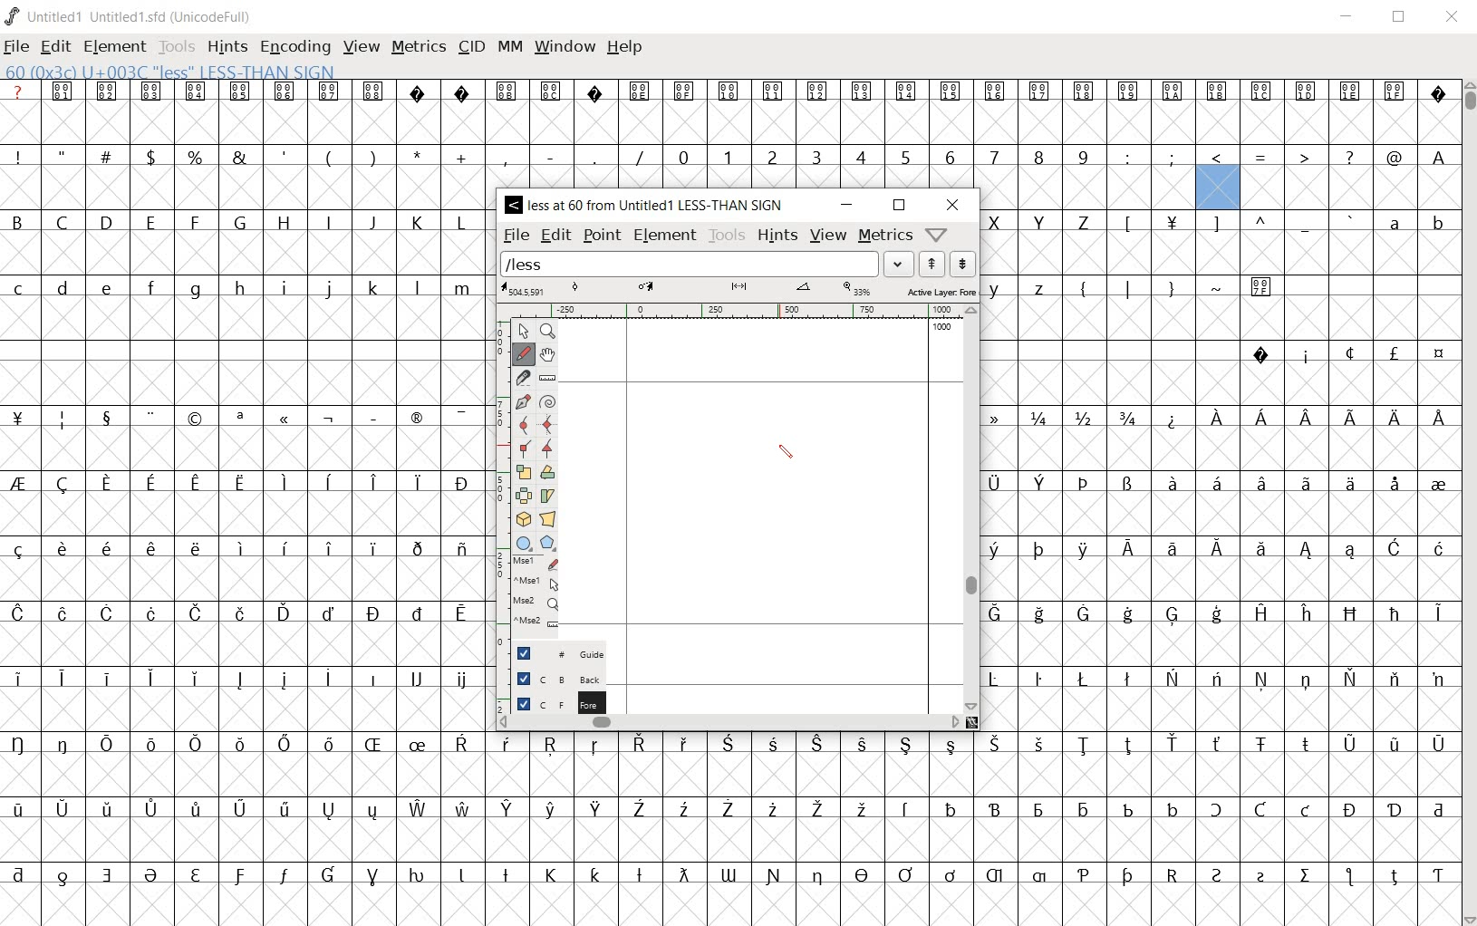  What do you see at coordinates (362, 47) in the screenshot?
I see `view` at bounding box center [362, 47].